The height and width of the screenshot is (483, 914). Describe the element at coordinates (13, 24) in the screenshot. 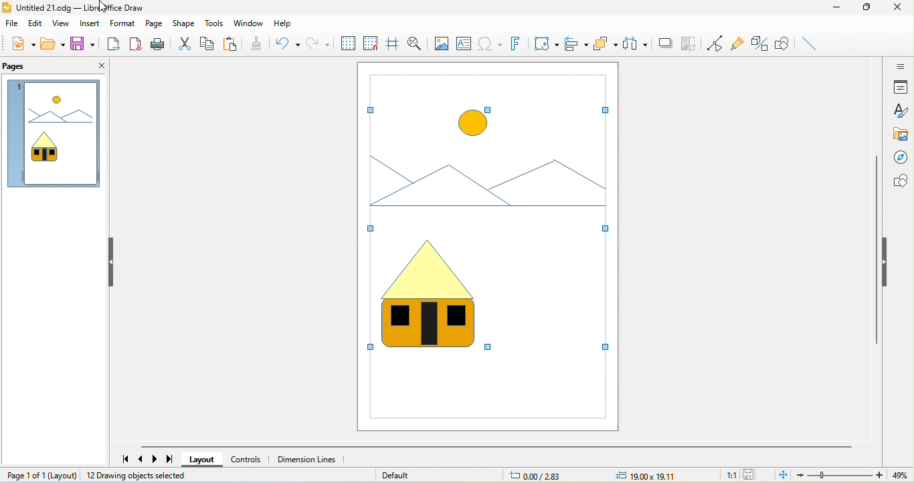

I see `file` at that location.